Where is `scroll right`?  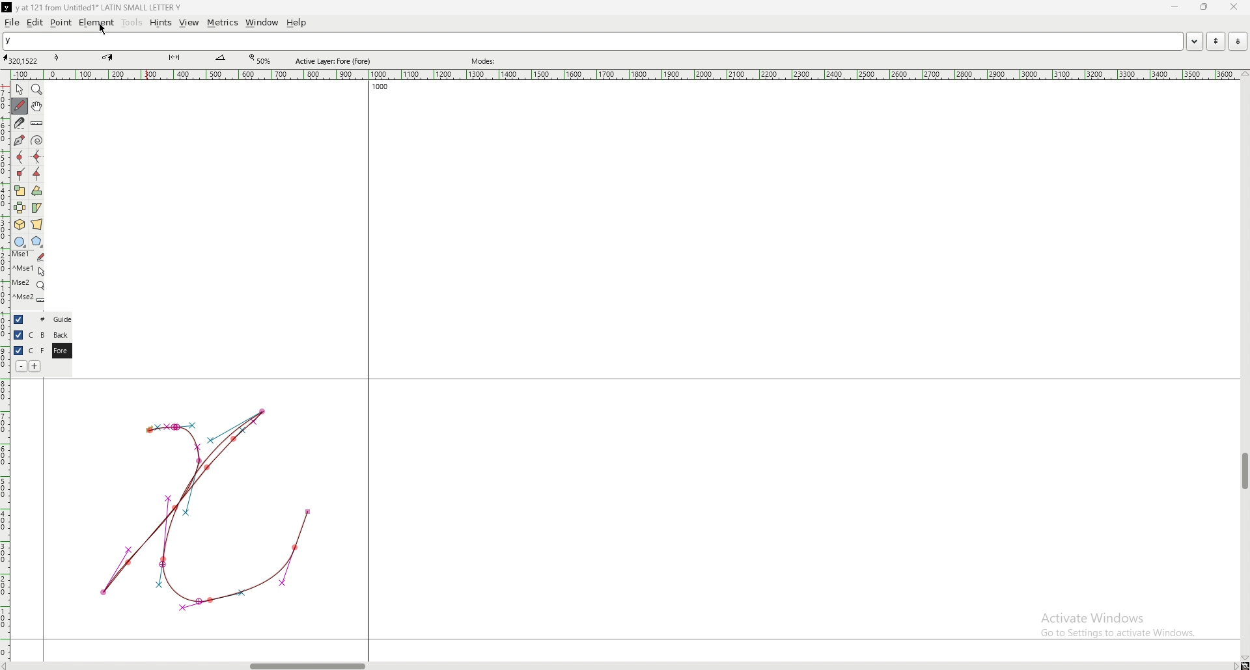
scroll right is located at coordinates (8, 665).